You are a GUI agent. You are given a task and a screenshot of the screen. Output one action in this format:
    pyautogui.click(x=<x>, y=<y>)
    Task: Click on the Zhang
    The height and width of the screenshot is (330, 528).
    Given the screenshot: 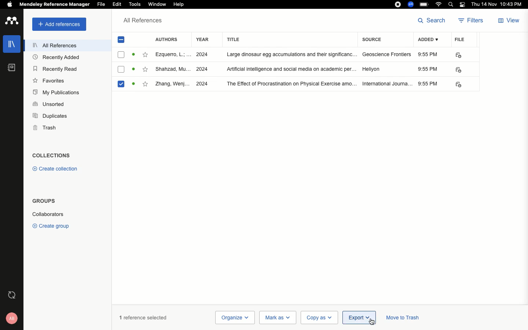 What is the action you would take?
    pyautogui.click(x=172, y=84)
    